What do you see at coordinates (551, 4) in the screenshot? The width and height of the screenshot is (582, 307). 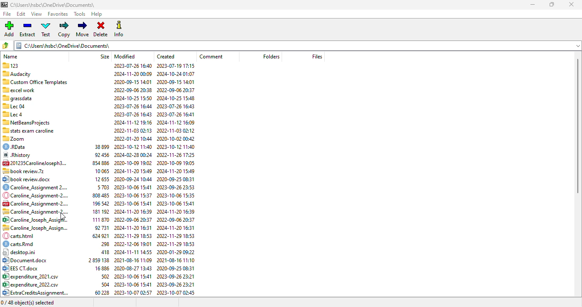 I see `maximize` at bounding box center [551, 4].